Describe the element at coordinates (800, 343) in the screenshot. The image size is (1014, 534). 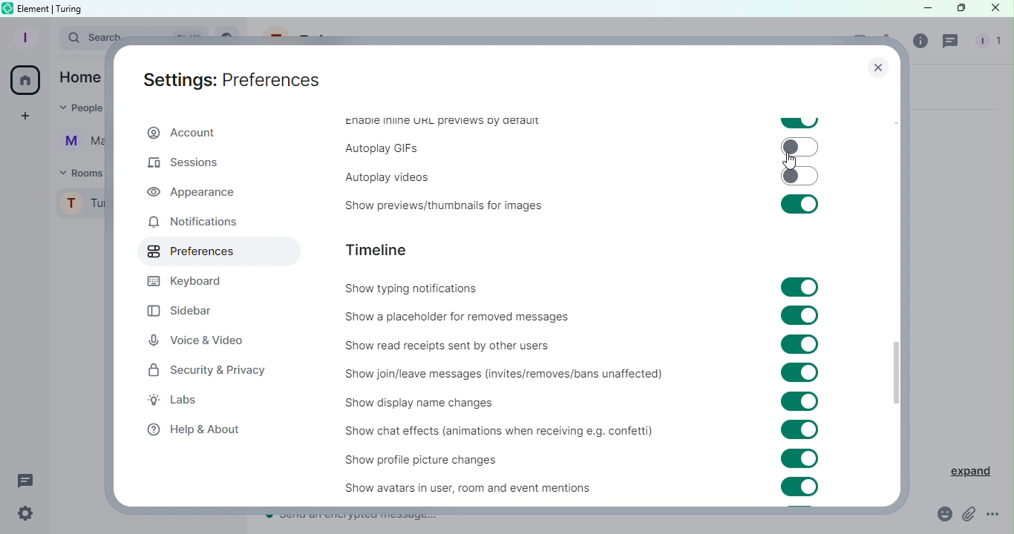
I see `Toggle` at that location.